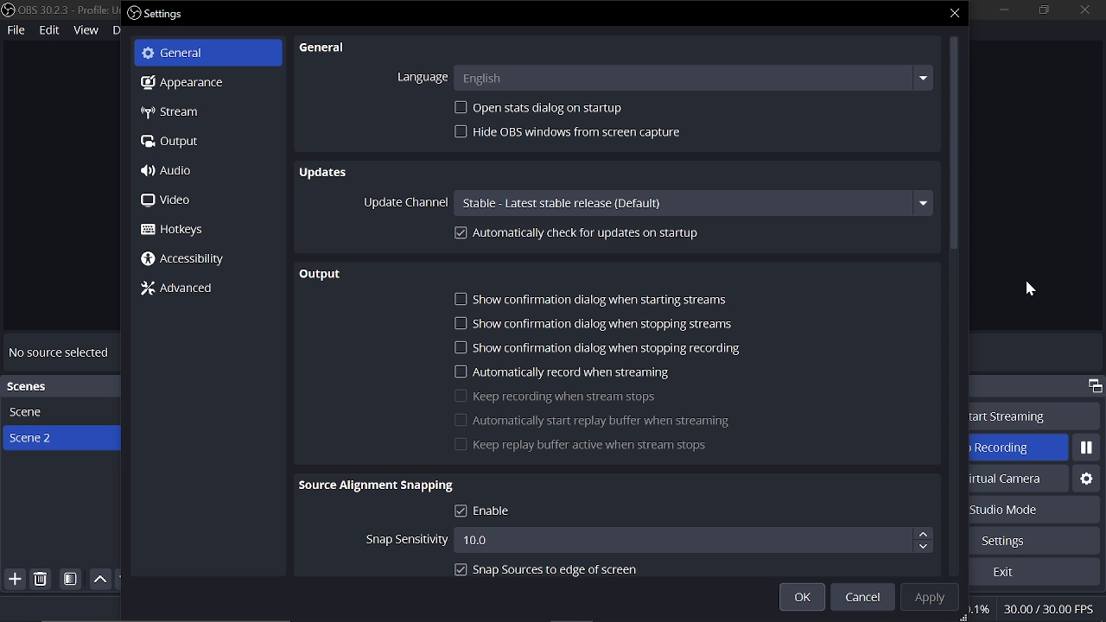 The image size is (1106, 622). Describe the element at coordinates (1001, 10) in the screenshot. I see `minimize` at that location.